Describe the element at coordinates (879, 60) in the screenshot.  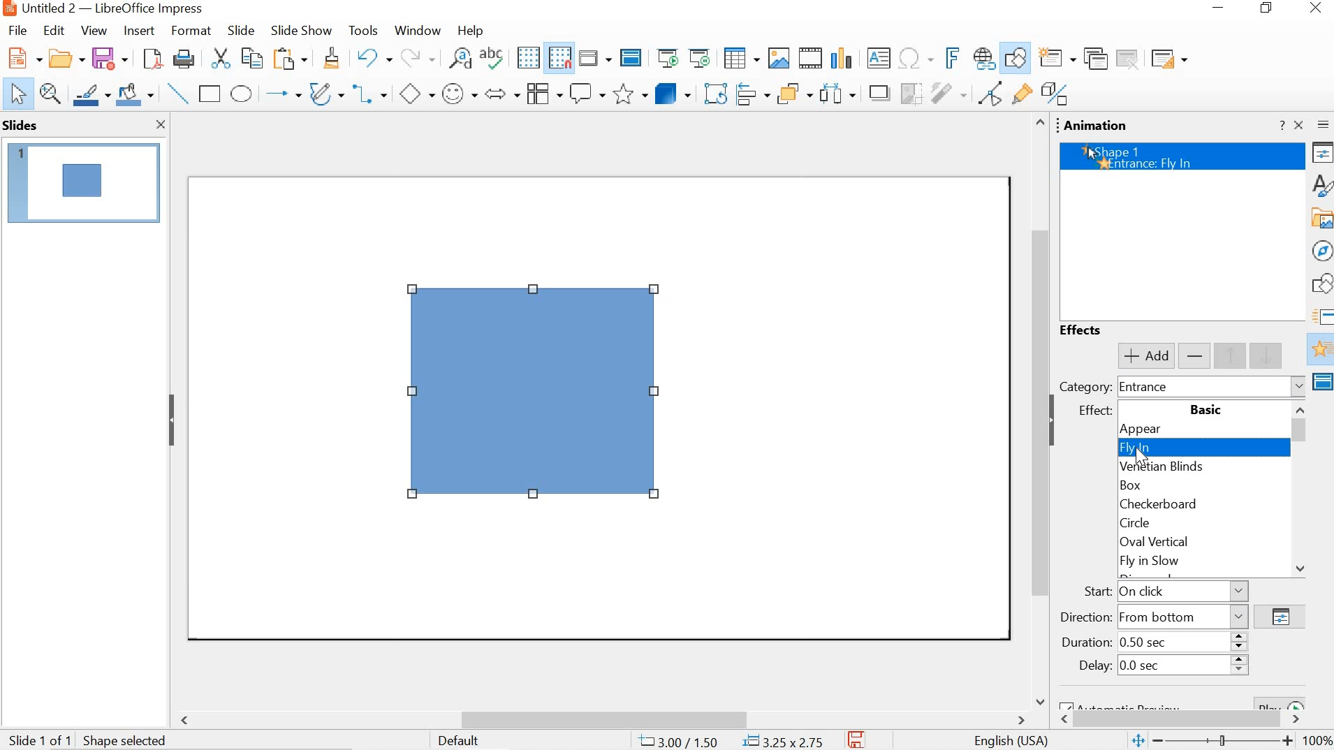
I see `insert text box` at that location.